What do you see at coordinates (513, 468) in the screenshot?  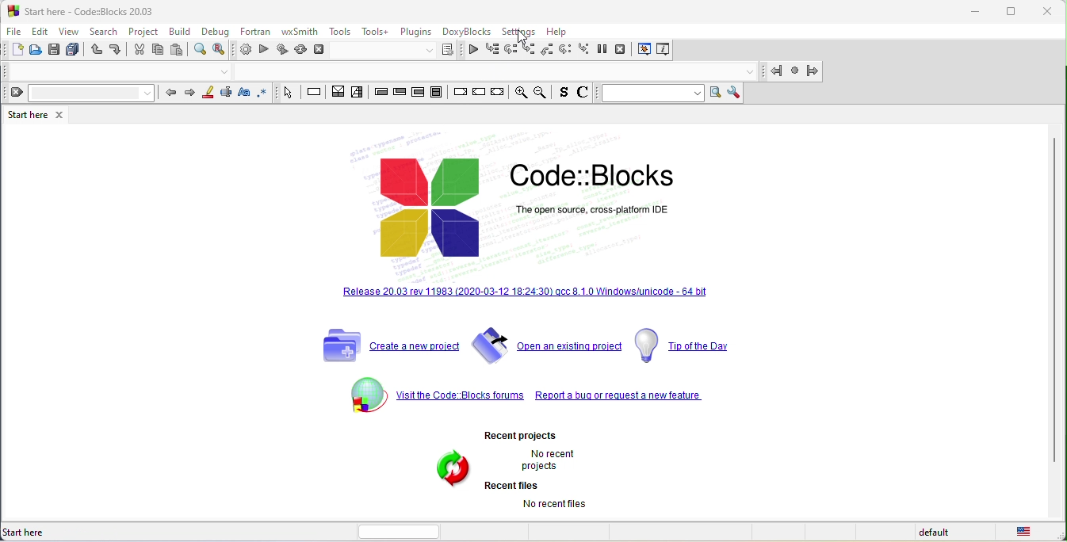 I see `recent projects` at bounding box center [513, 468].